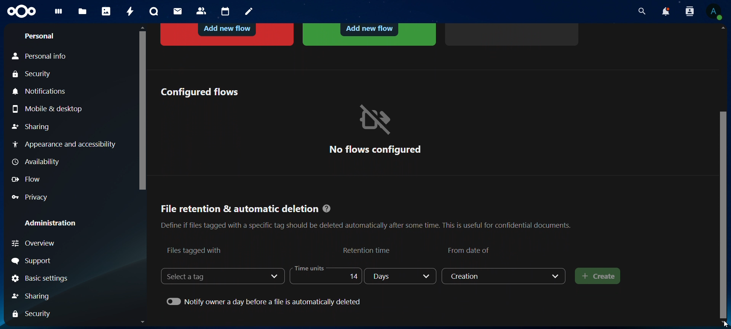 The image size is (731, 329). What do you see at coordinates (35, 197) in the screenshot?
I see `privacy` at bounding box center [35, 197].